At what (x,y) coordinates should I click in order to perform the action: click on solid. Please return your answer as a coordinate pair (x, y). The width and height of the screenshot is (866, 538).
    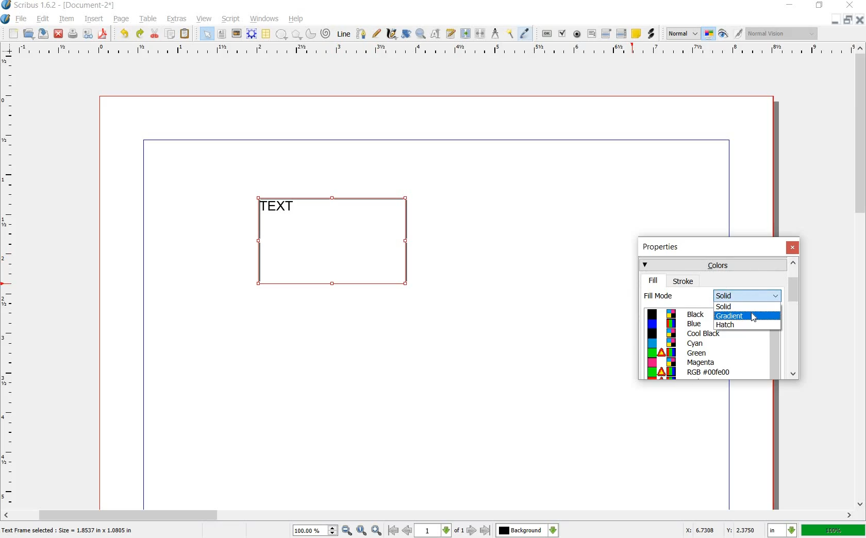
    Looking at the image, I should click on (748, 296).